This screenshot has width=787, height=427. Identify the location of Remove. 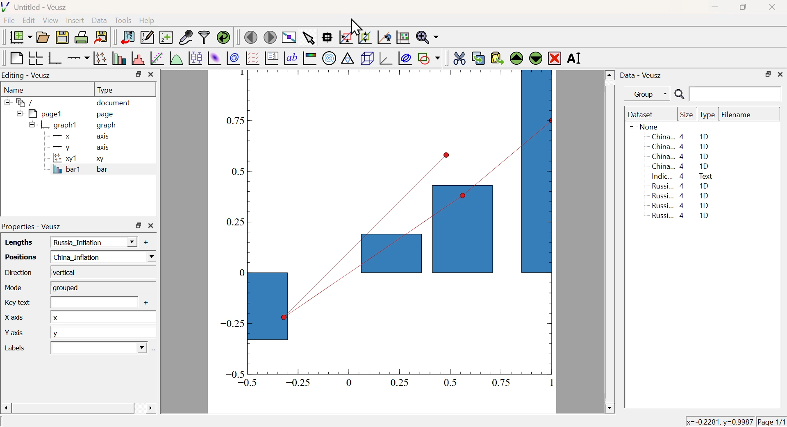
(555, 59).